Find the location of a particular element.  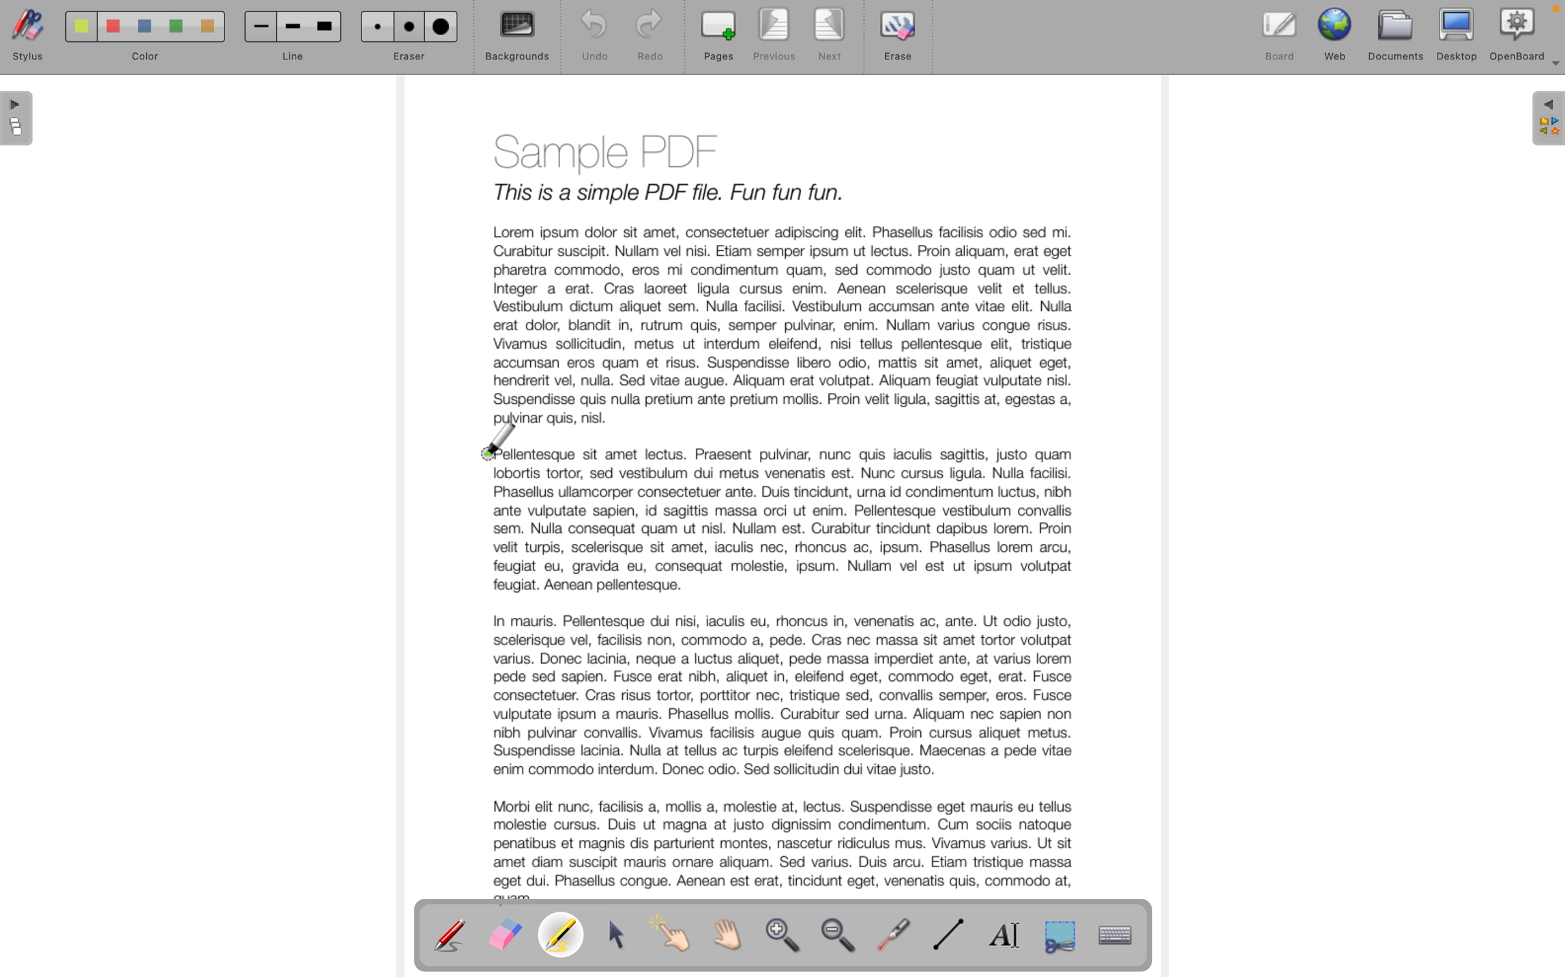

draw line is located at coordinates (953, 936).